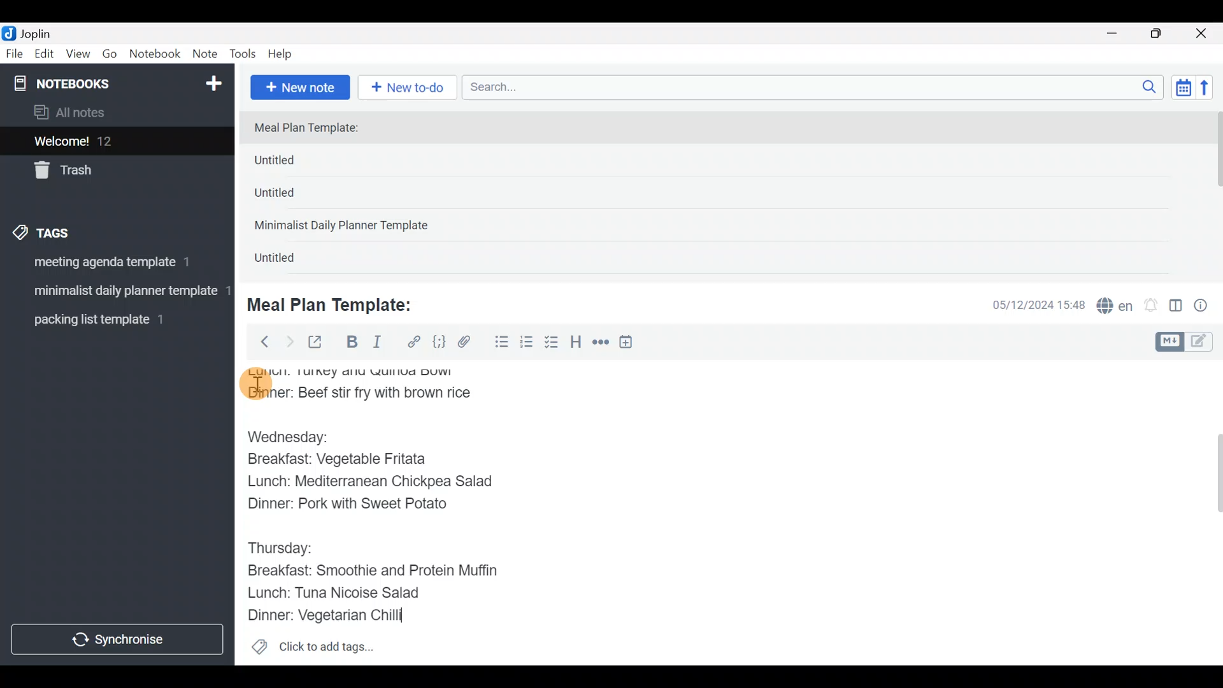 Image resolution: width=1223 pixels, height=688 pixels. What do you see at coordinates (1029, 305) in the screenshot?
I see `Date & time` at bounding box center [1029, 305].